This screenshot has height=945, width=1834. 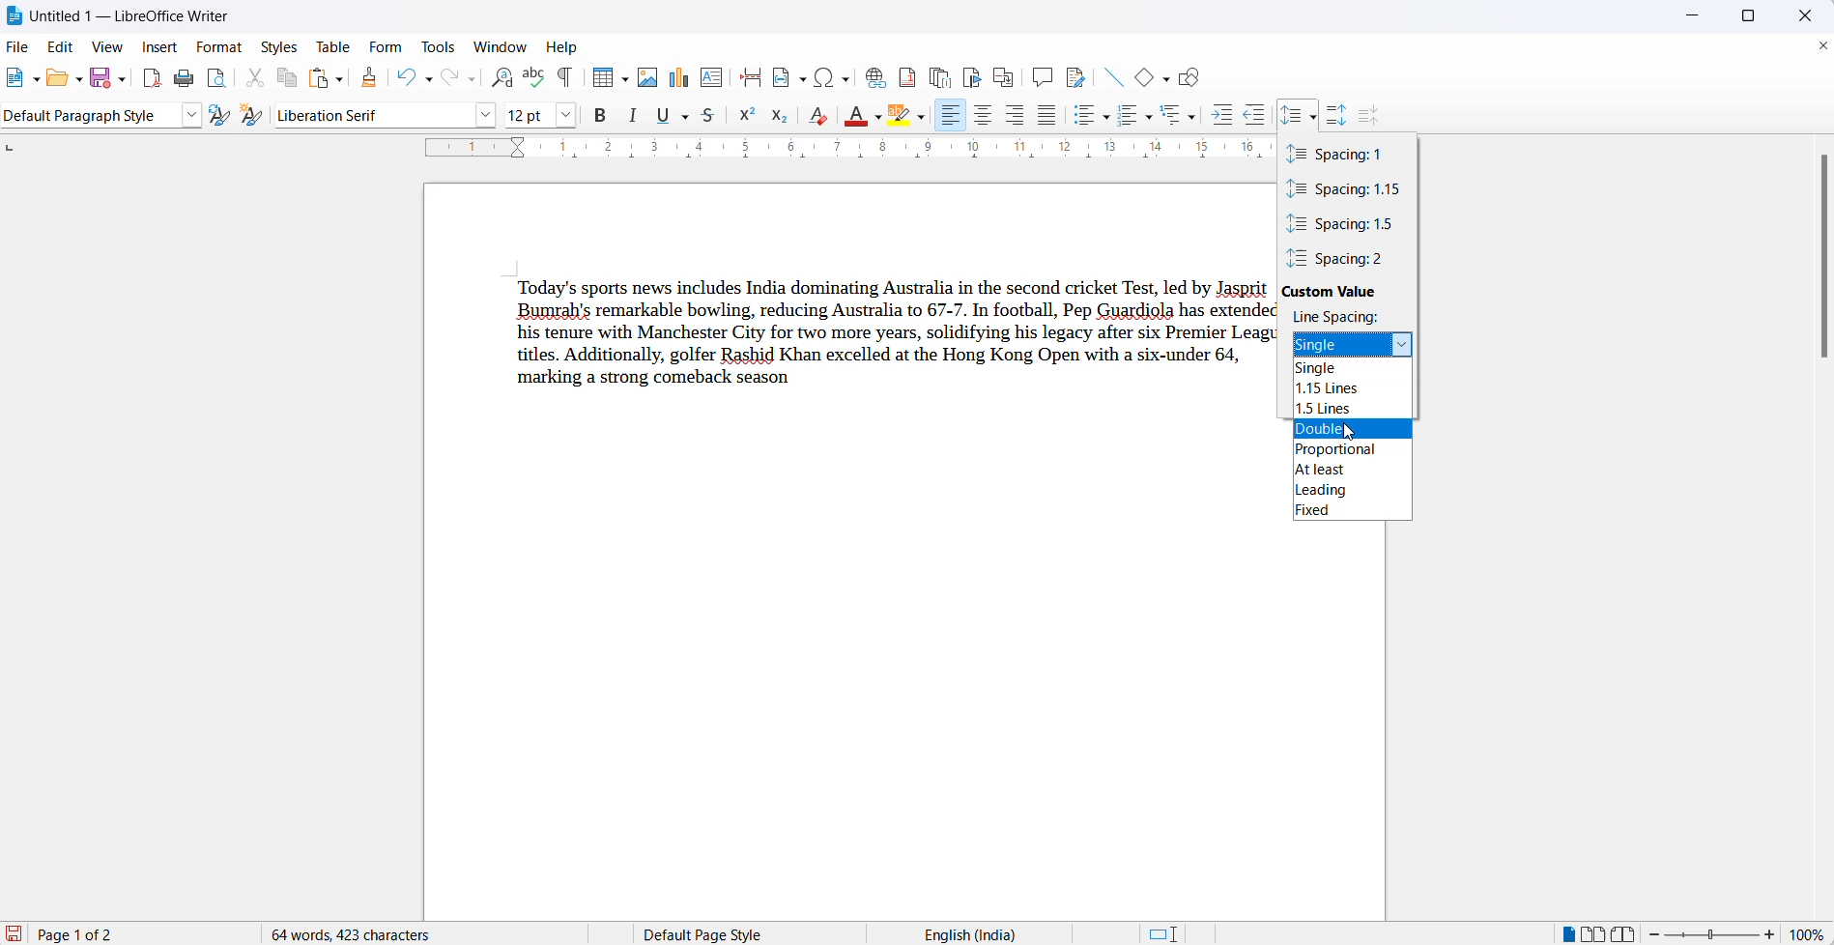 I want to click on set line spacing icon, so click(x=1291, y=113).